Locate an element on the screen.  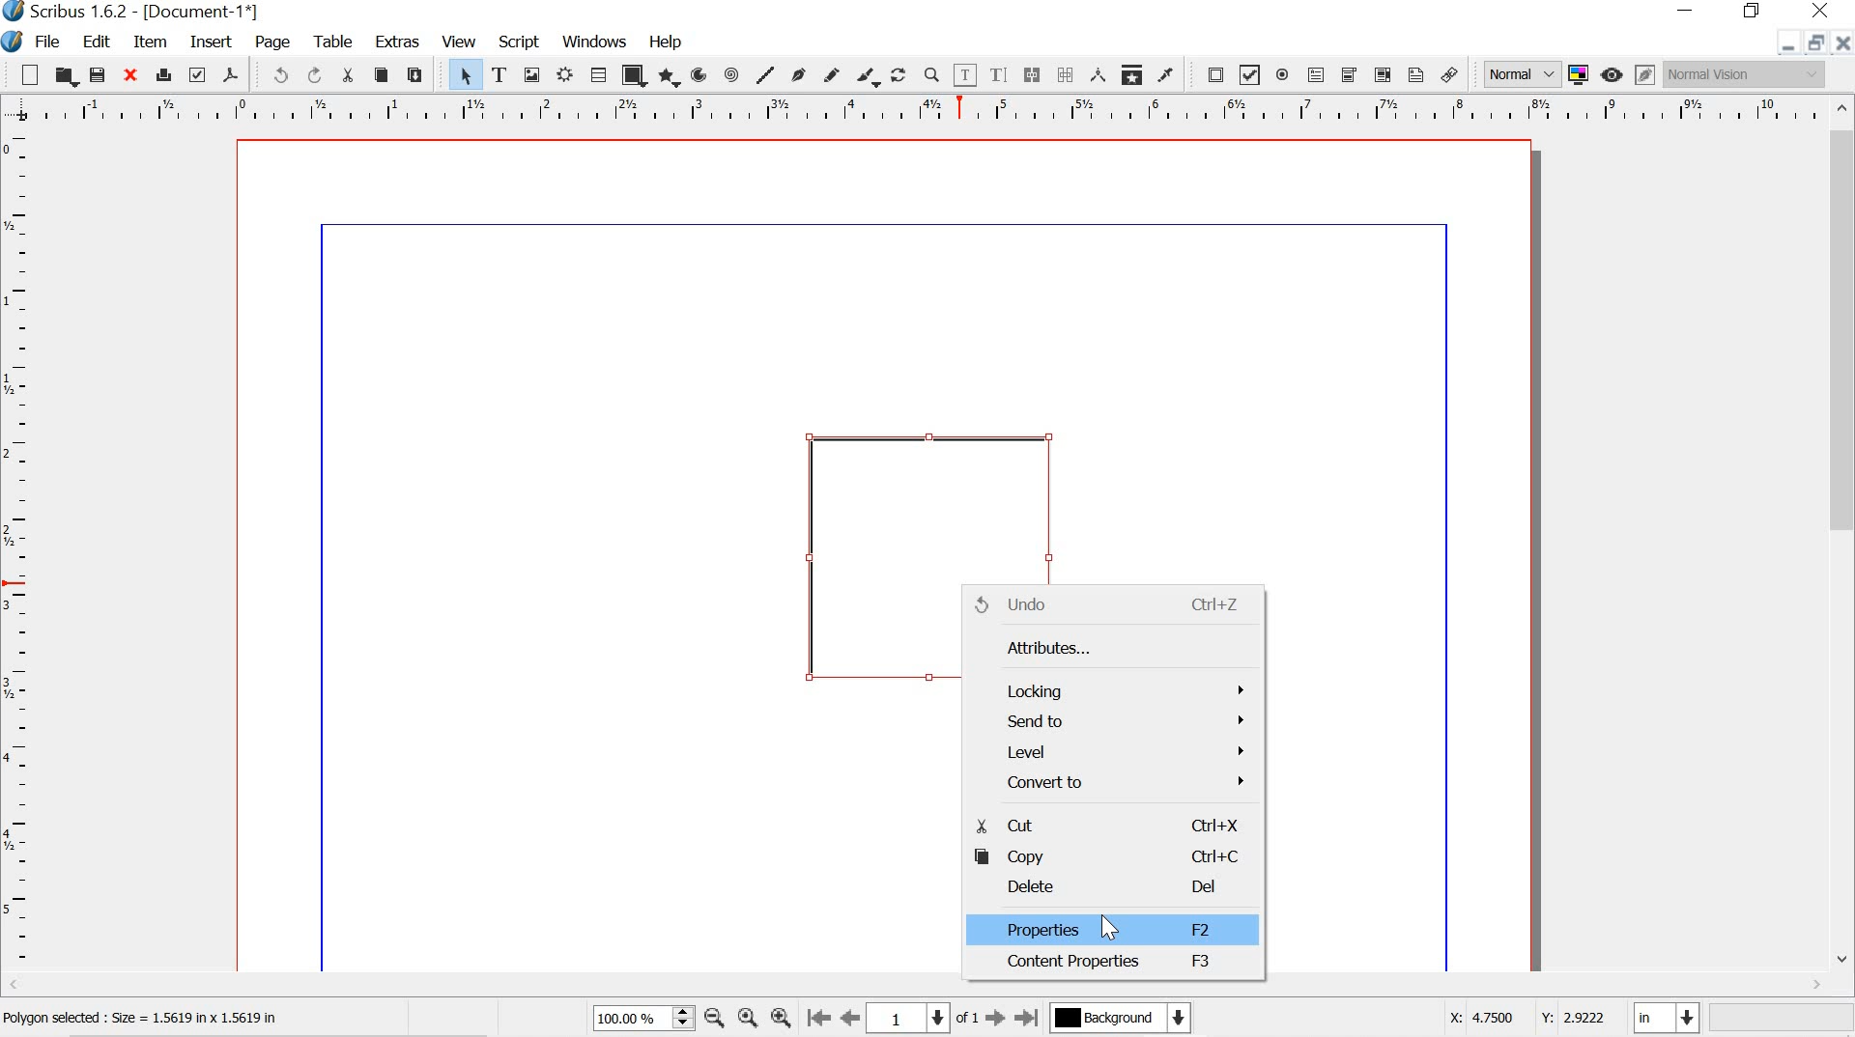
zoom out is located at coordinates (714, 1017).